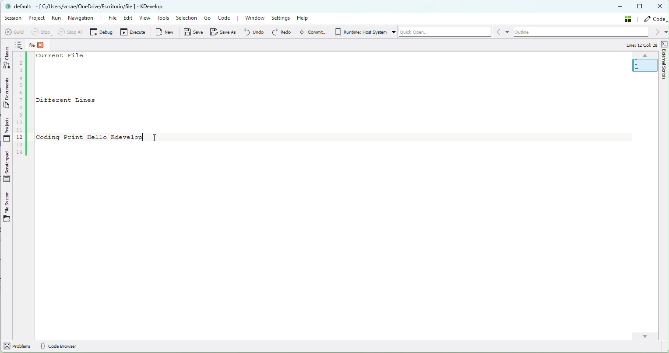  I want to click on Maximize, so click(641, 6).